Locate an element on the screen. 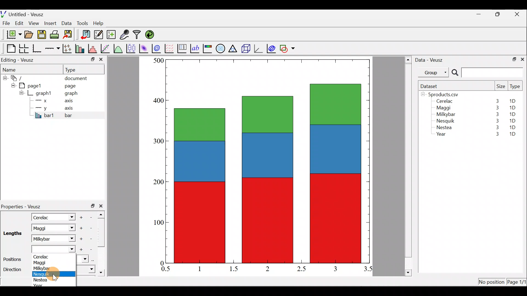 This screenshot has width=527, height=296. 500 is located at coordinates (158, 60).